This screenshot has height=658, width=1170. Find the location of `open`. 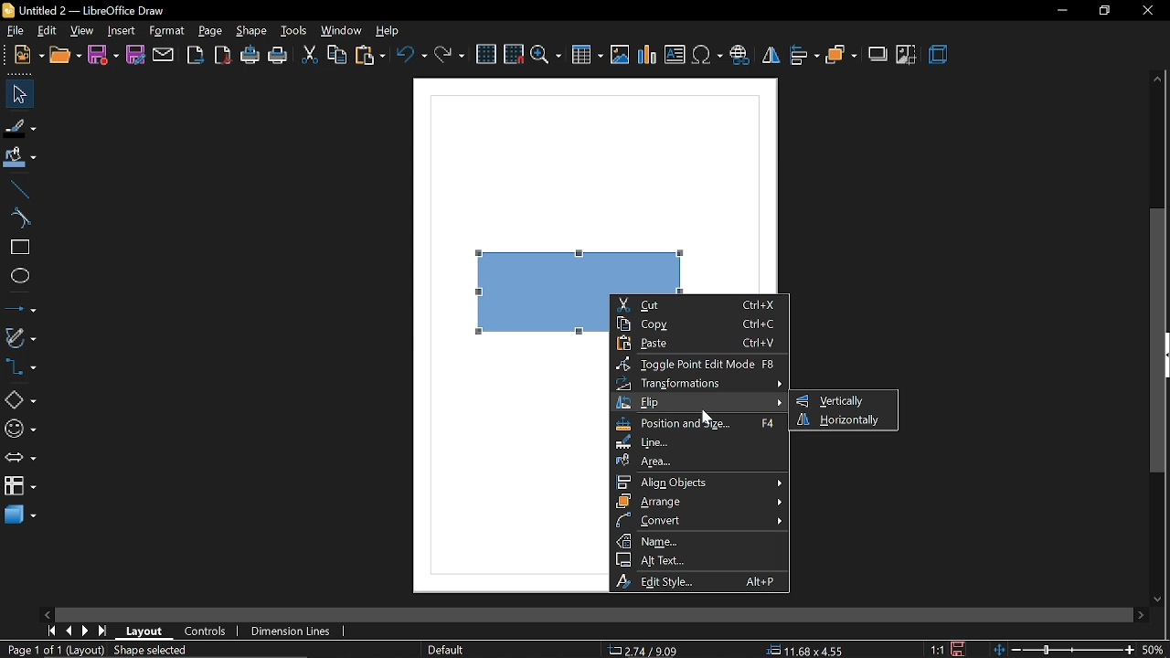

open is located at coordinates (64, 55).